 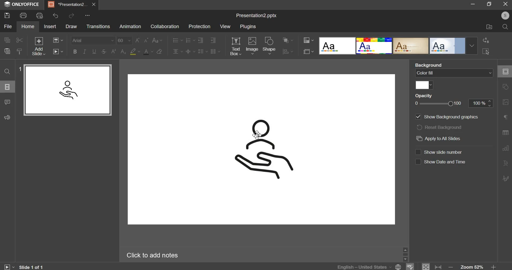 I want to click on slide, so click(x=261, y=149).